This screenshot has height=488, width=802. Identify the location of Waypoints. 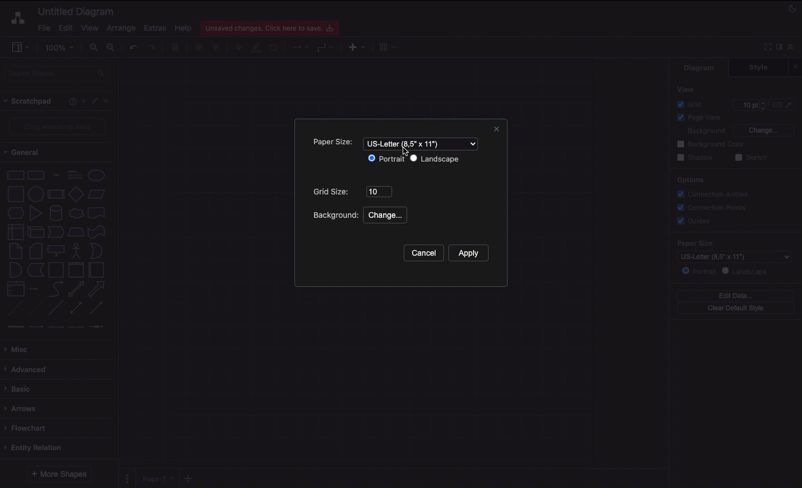
(326, 48).